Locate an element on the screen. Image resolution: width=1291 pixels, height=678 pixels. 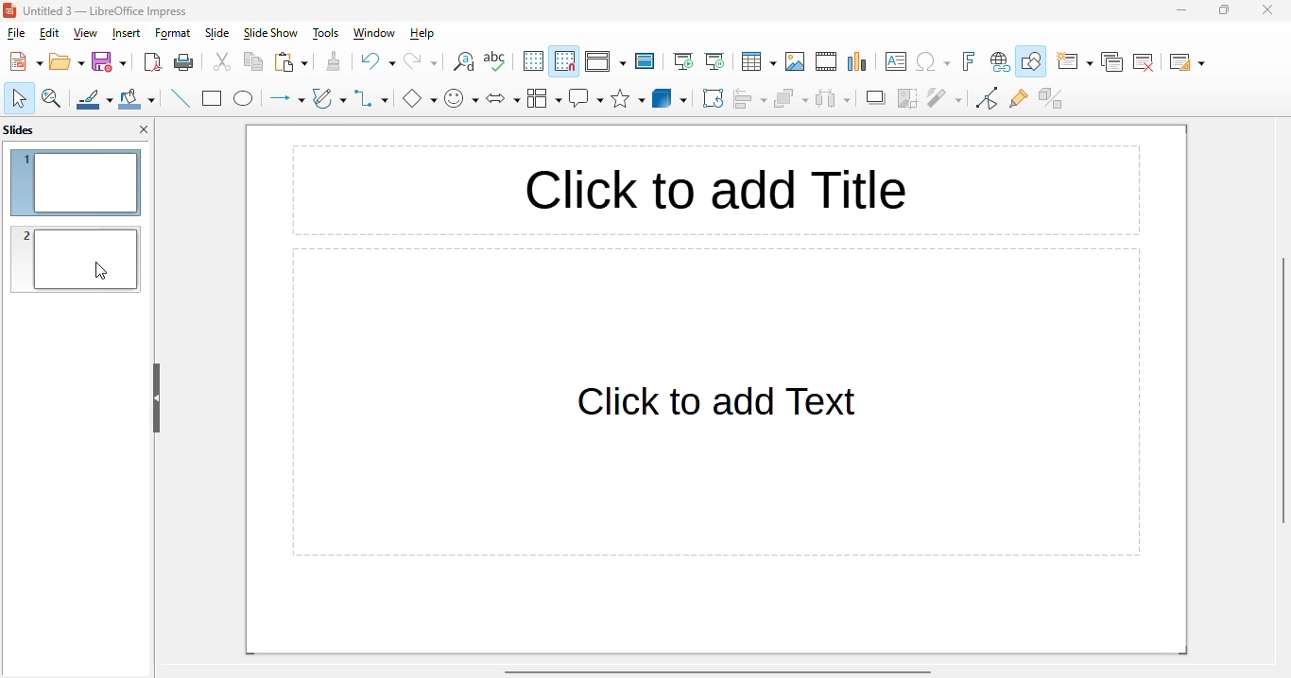
cursor is located at coordinates (101, 270).